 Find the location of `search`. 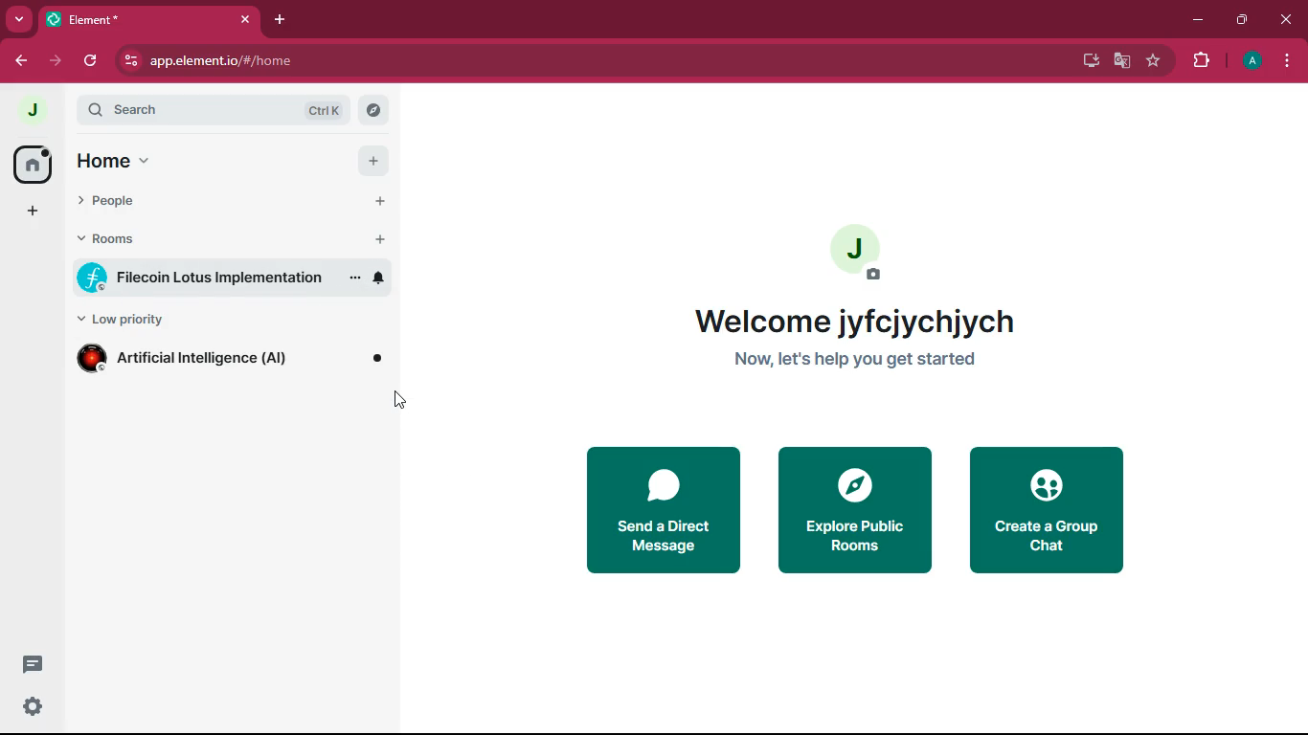

search is located at coordinates (210, 111).